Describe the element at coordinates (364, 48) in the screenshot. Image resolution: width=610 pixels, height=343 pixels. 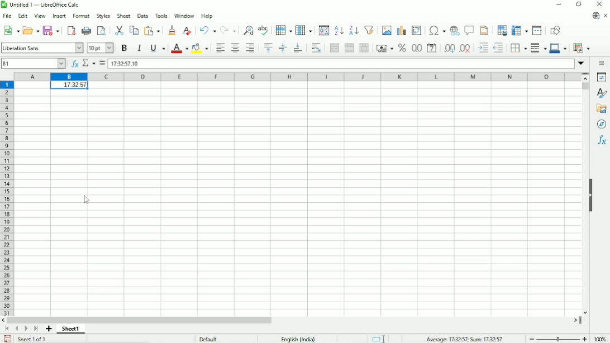
I see `Unmerge cells` at that location.